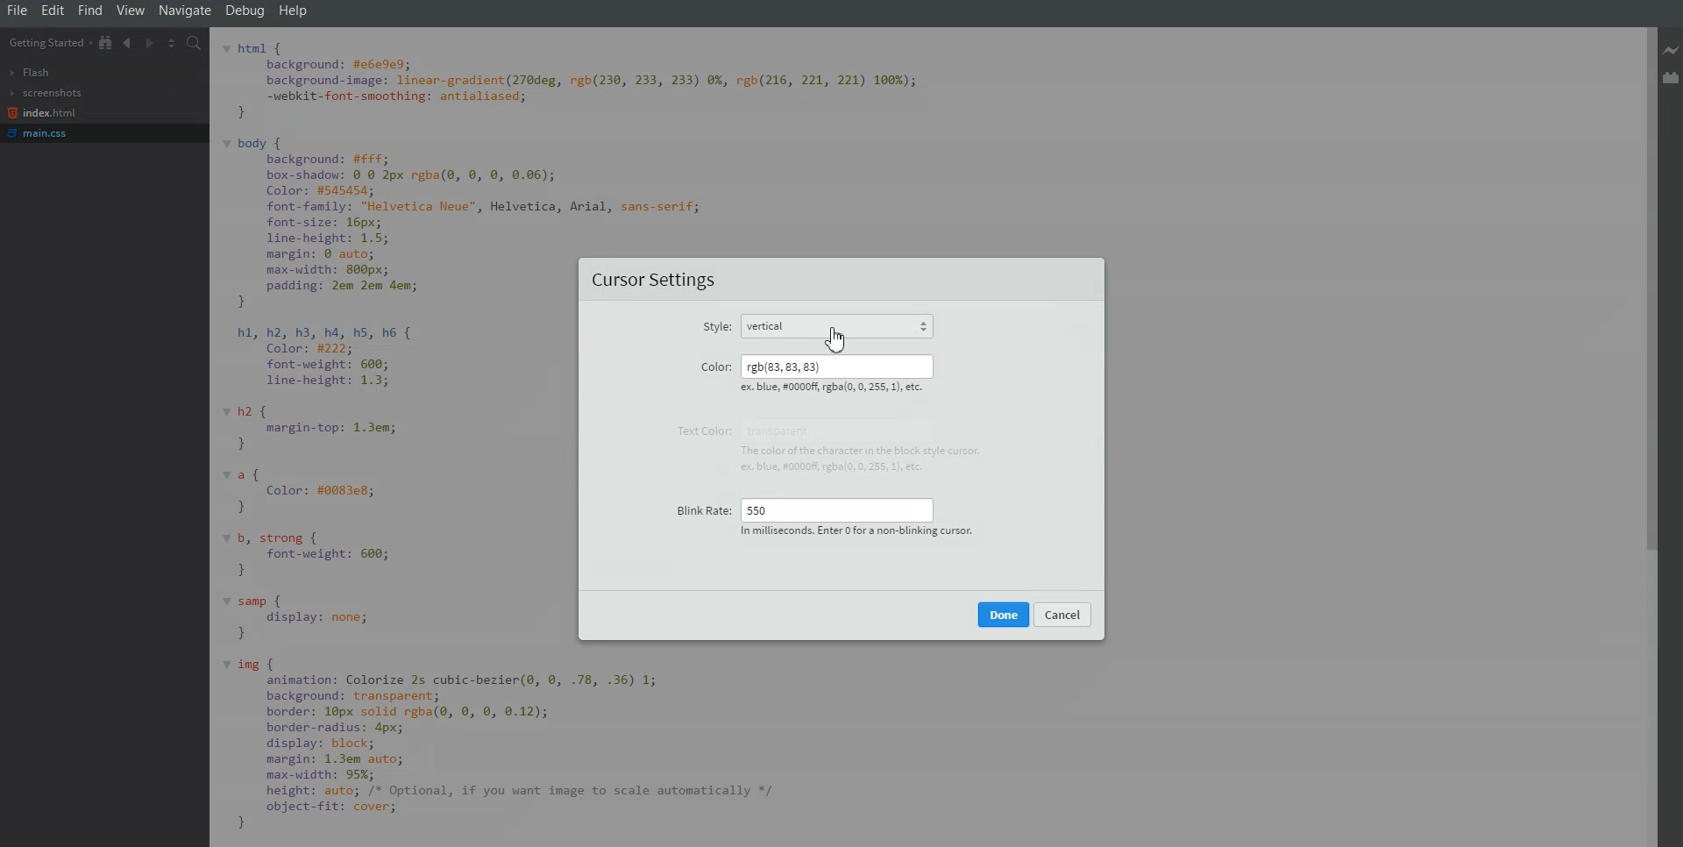 Image resolution: width=1683 pixels, height=847 pixels. What do you see at coordinates (1645, 437) in the screenshot?
I see `Vertical Scroll bar` at bounding box center [1645, 437].